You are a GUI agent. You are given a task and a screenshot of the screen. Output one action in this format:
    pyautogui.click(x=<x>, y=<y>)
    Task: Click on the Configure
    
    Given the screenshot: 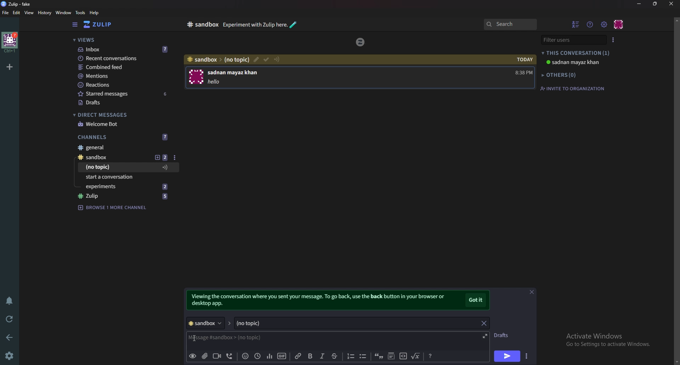 What is the action you would take?
    pyautogui.click(x=278, y=59)
    